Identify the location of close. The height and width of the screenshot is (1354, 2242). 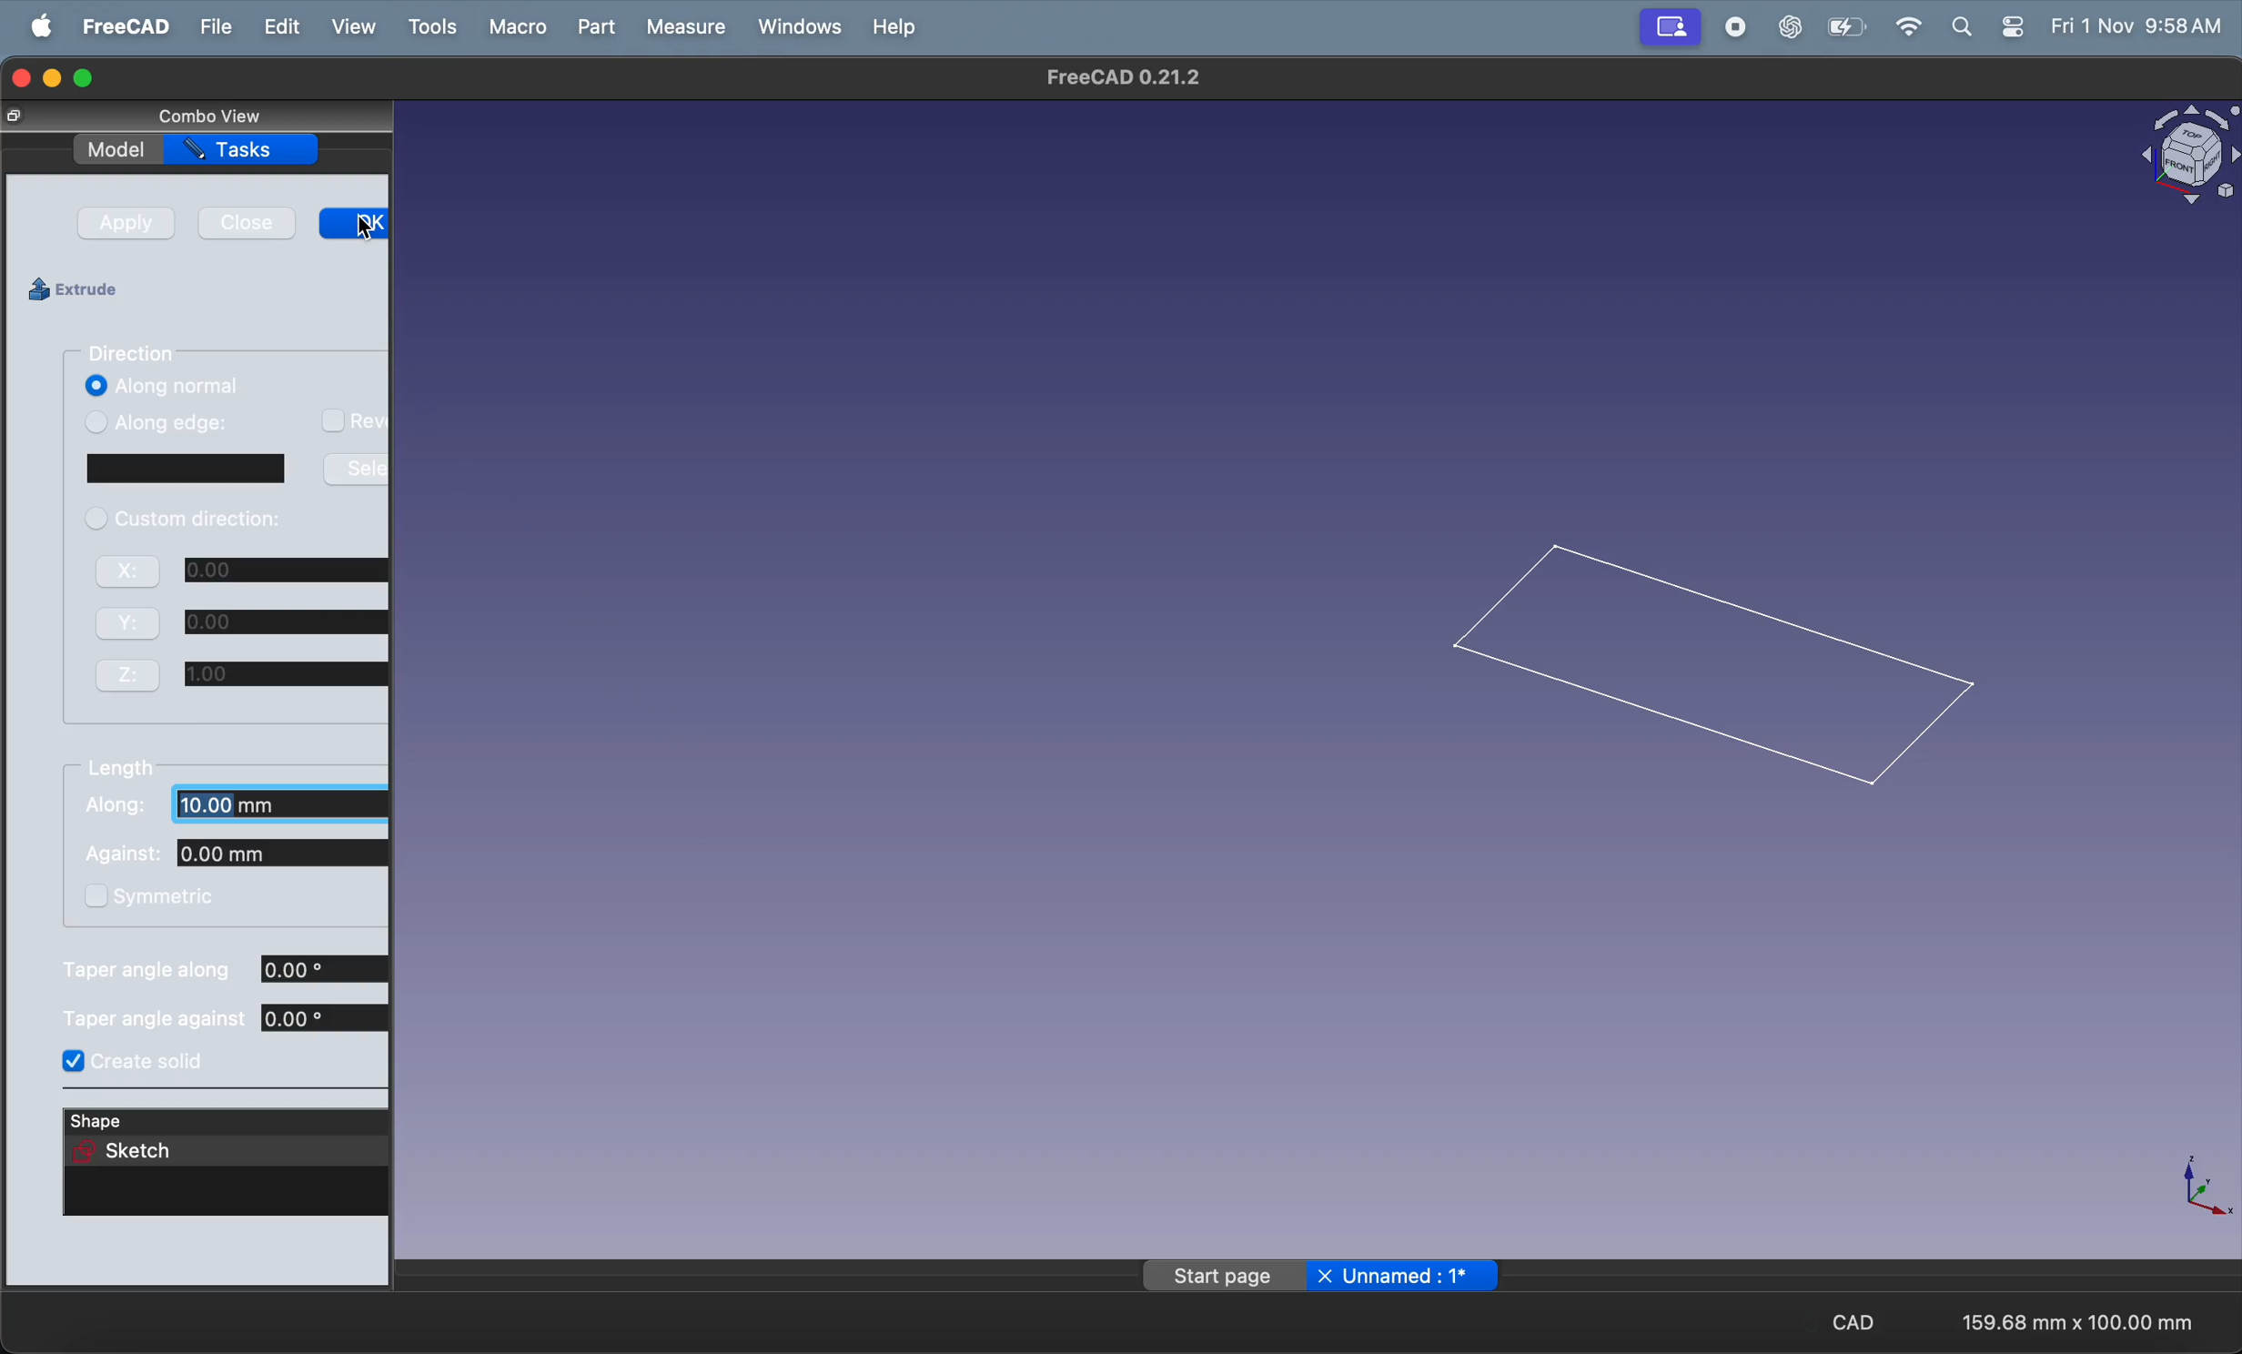
(248, 226).